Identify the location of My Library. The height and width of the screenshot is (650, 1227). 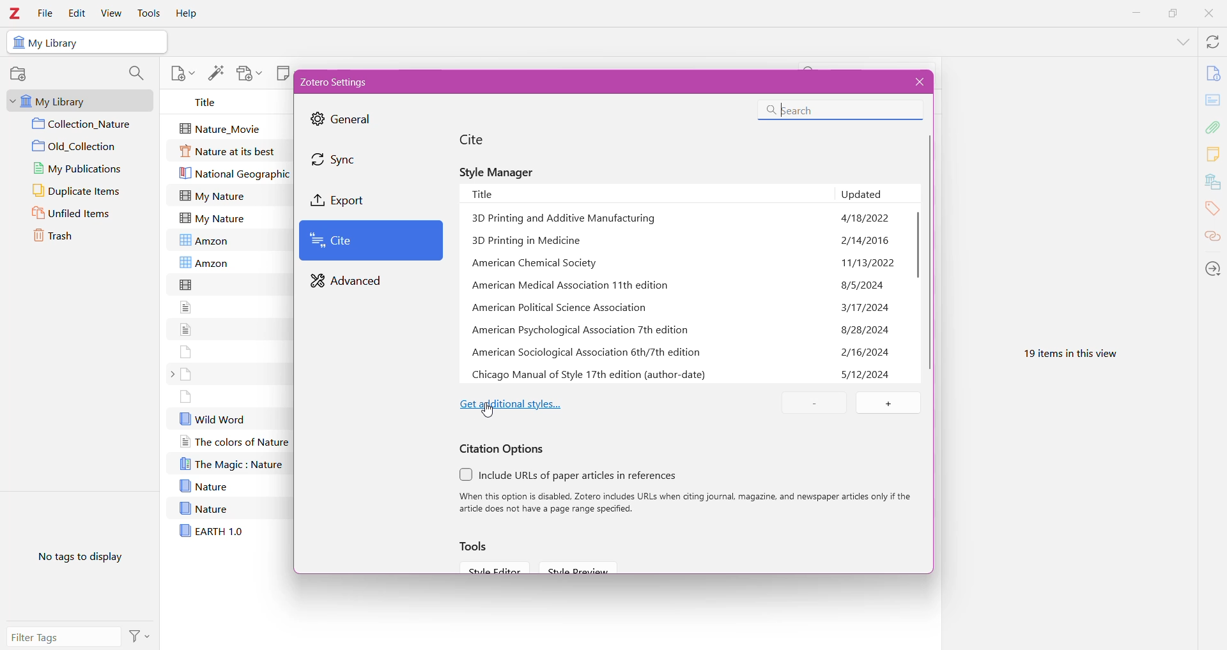
(77, 100).